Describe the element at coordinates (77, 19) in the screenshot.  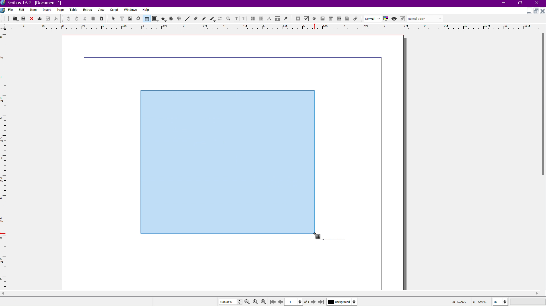
I see `Redo` at that location.